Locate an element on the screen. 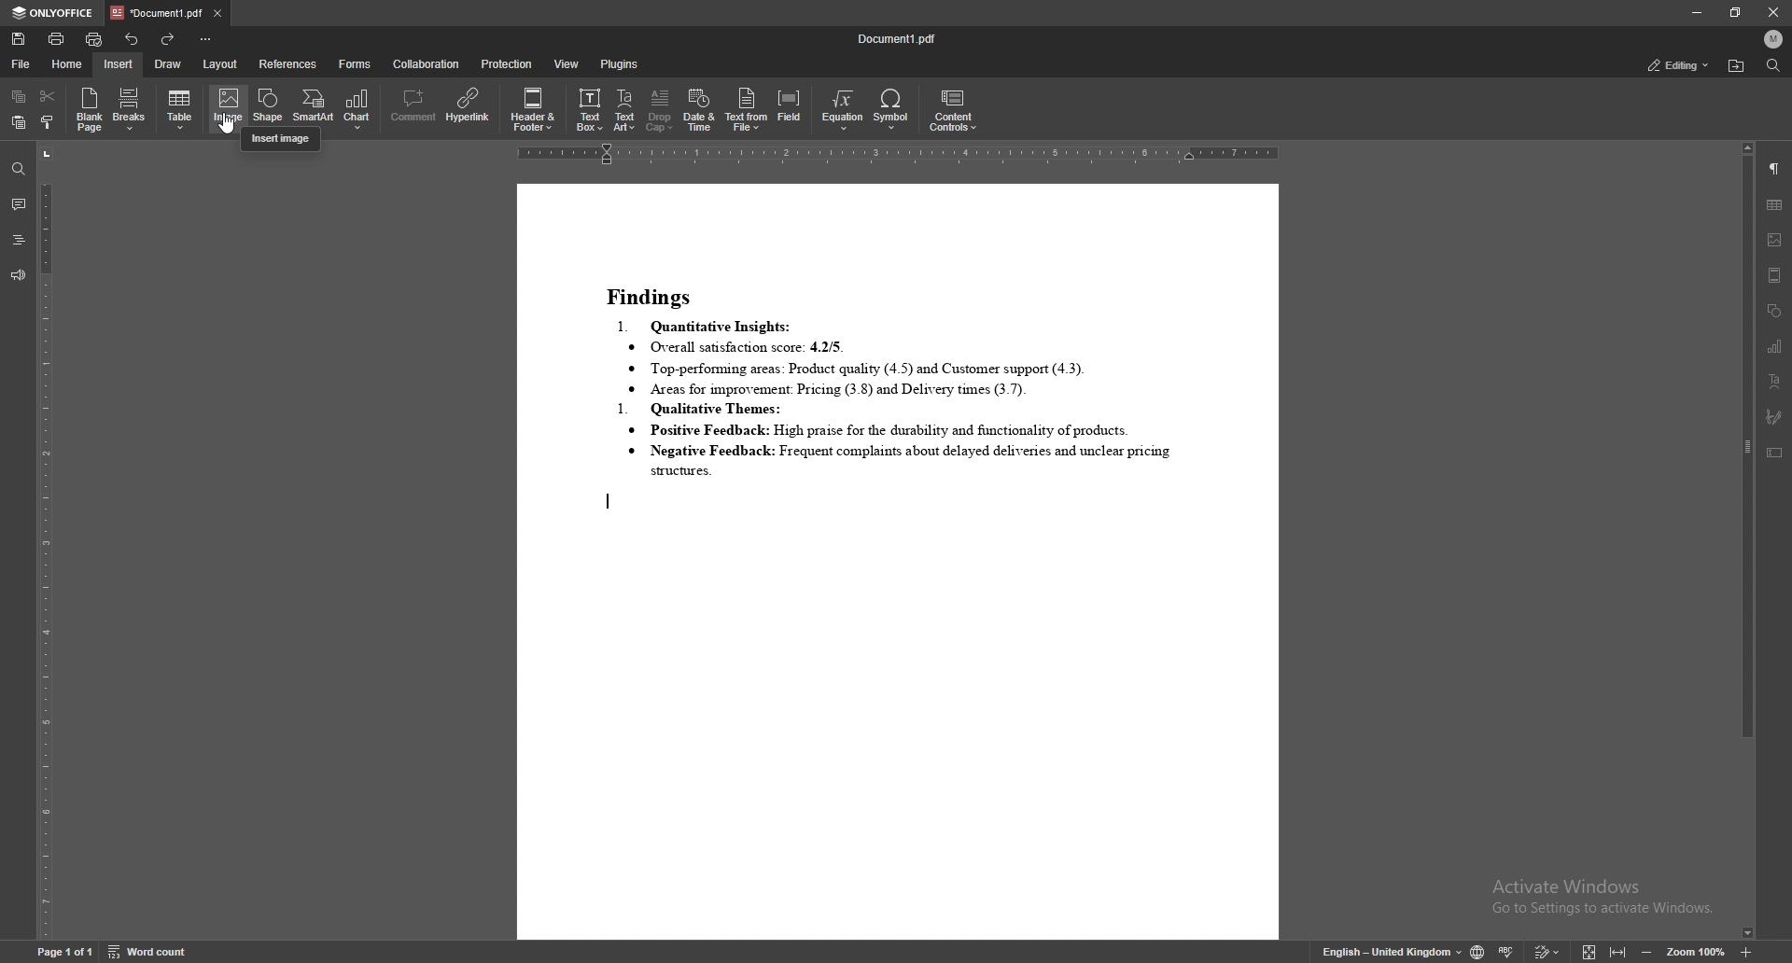 This screenshot has width=1792, height=963. table is located at coordinates (1775, 205).